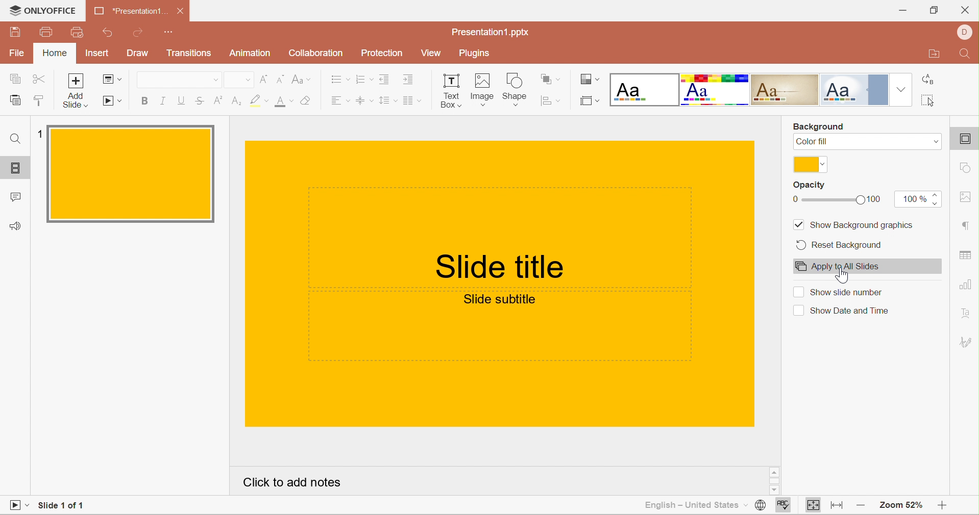 The height and width of the screenshot is (515, 979). What do you see at coordinates (41, 133) in the screenshot?
I see `1` at bounding box center [41, 133].